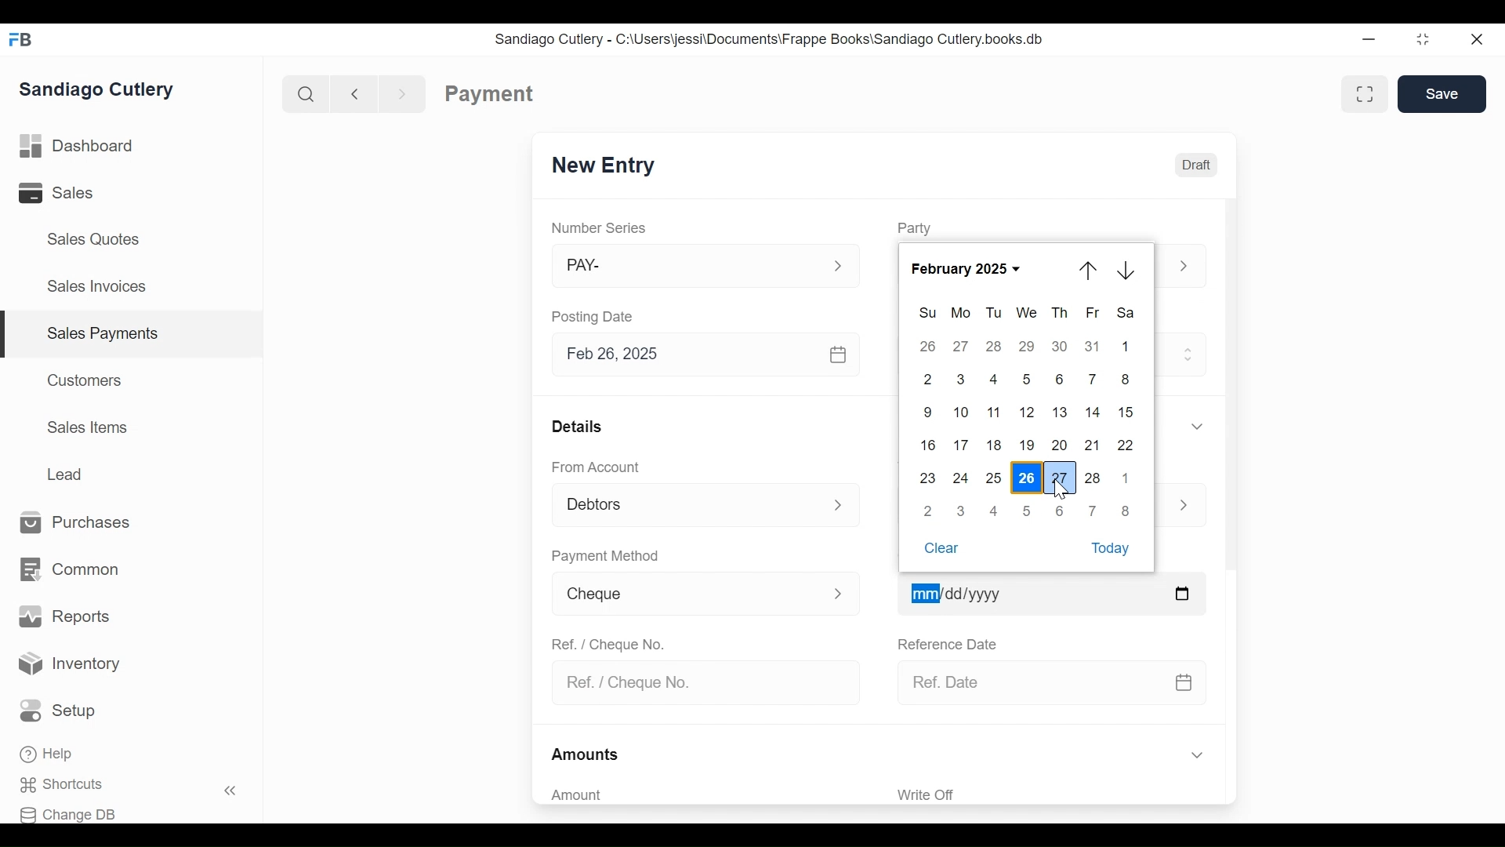 Image resolution: width=1505 pixels, height=847 pixels. Describe the element at coordinates (1478, 39) in the screenshot. I see `Close ` at that location.